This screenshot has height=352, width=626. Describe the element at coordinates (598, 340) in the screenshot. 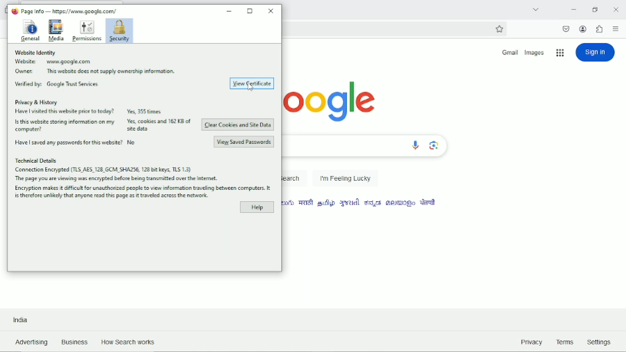

I see `Settings` at that location.